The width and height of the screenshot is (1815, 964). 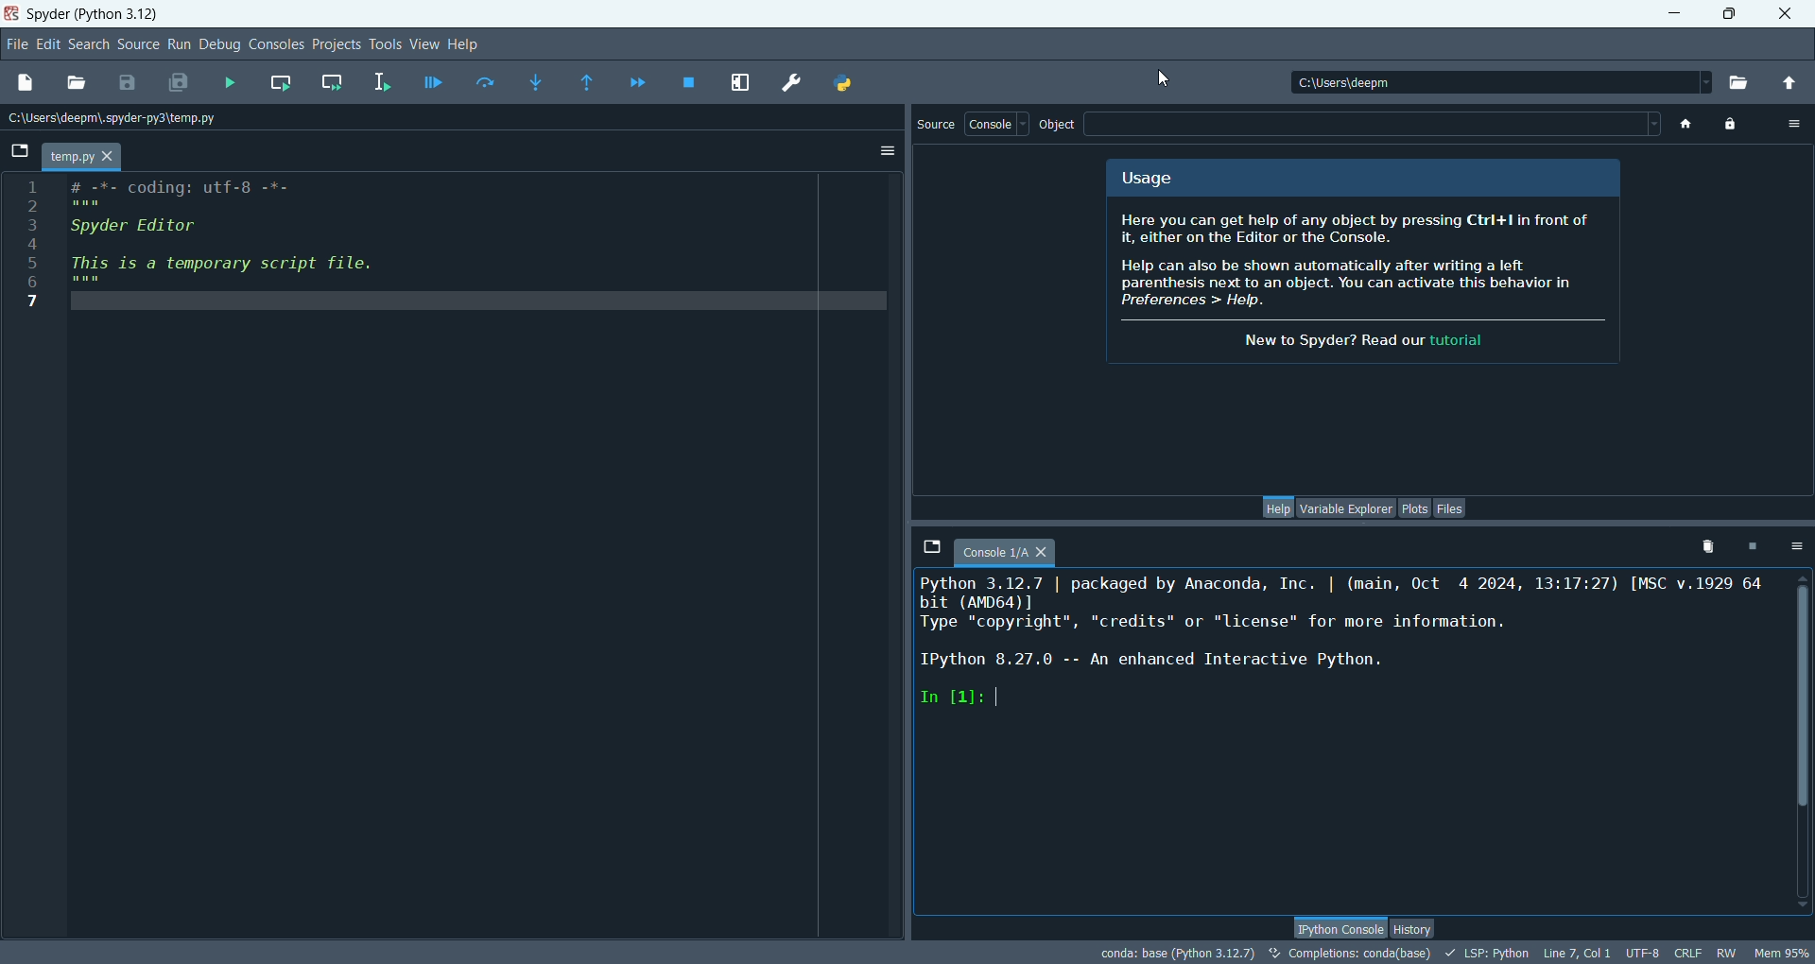 What do you see at coordinates (1751, 546) in the screenshot?
I see `interrupt kernel` at bounding box center [1751, 546].